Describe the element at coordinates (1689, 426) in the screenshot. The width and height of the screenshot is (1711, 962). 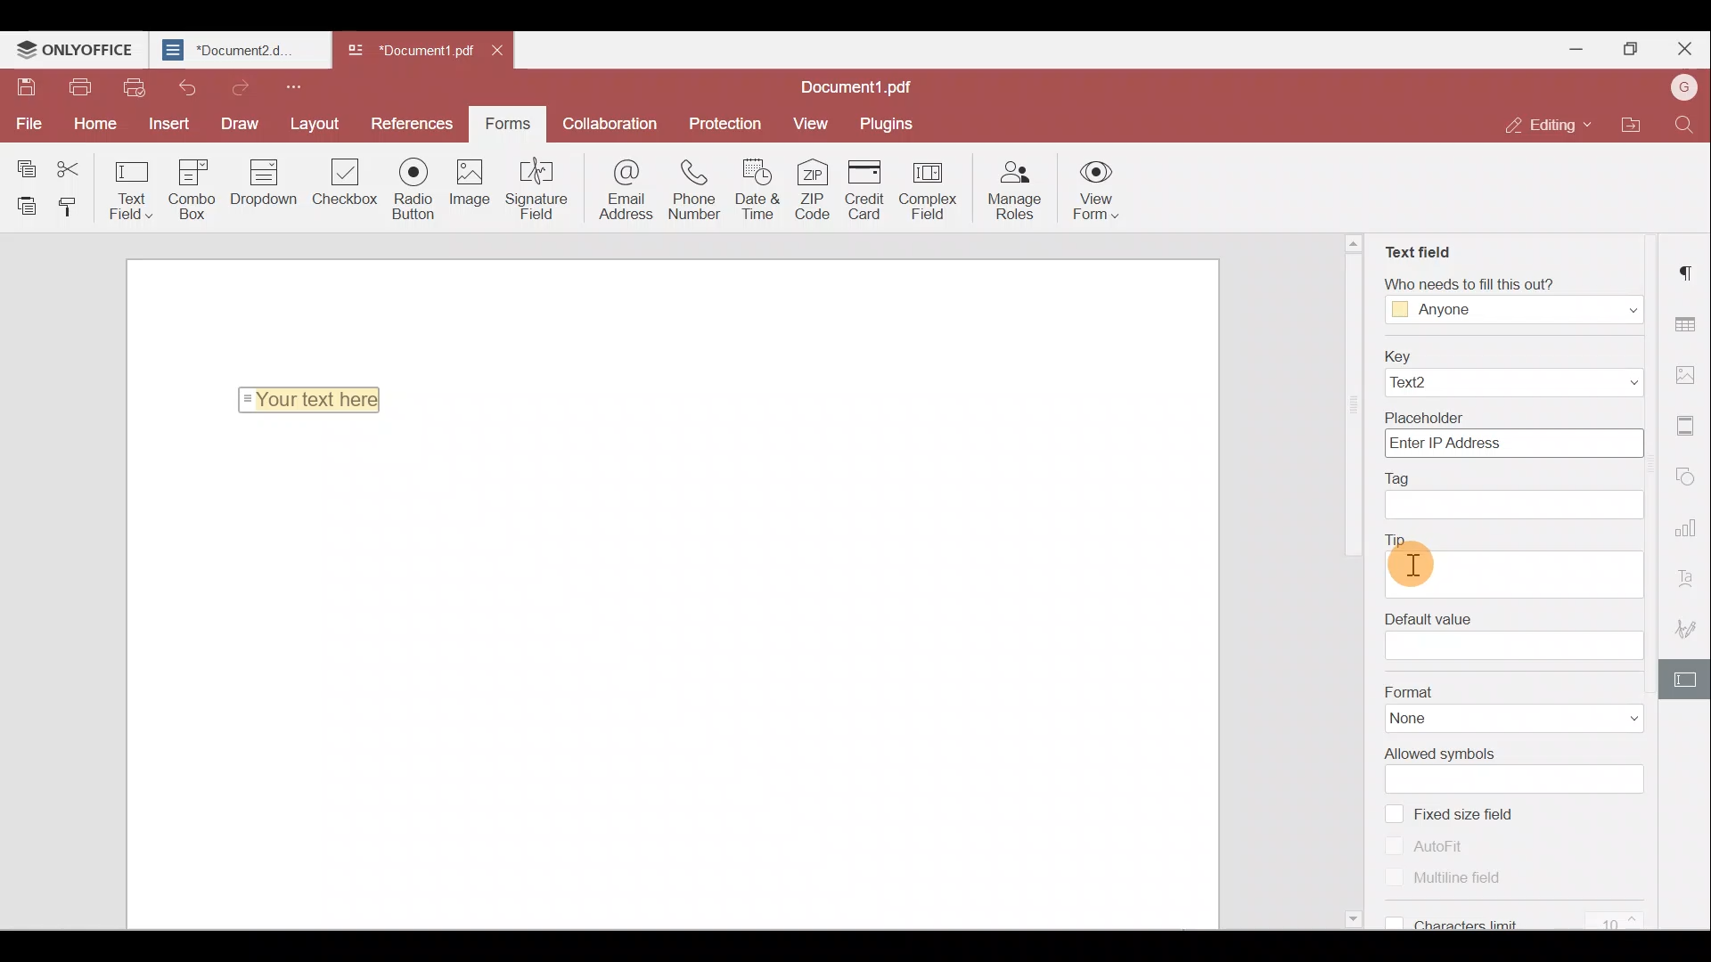
I see `Header & footer settings` at that location.